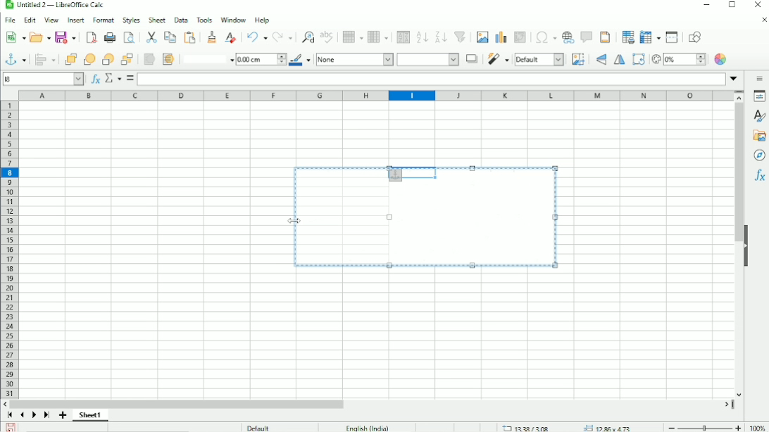 This screenshot has height=432, width=769. I want to click on Gallery, so click(758, 136).